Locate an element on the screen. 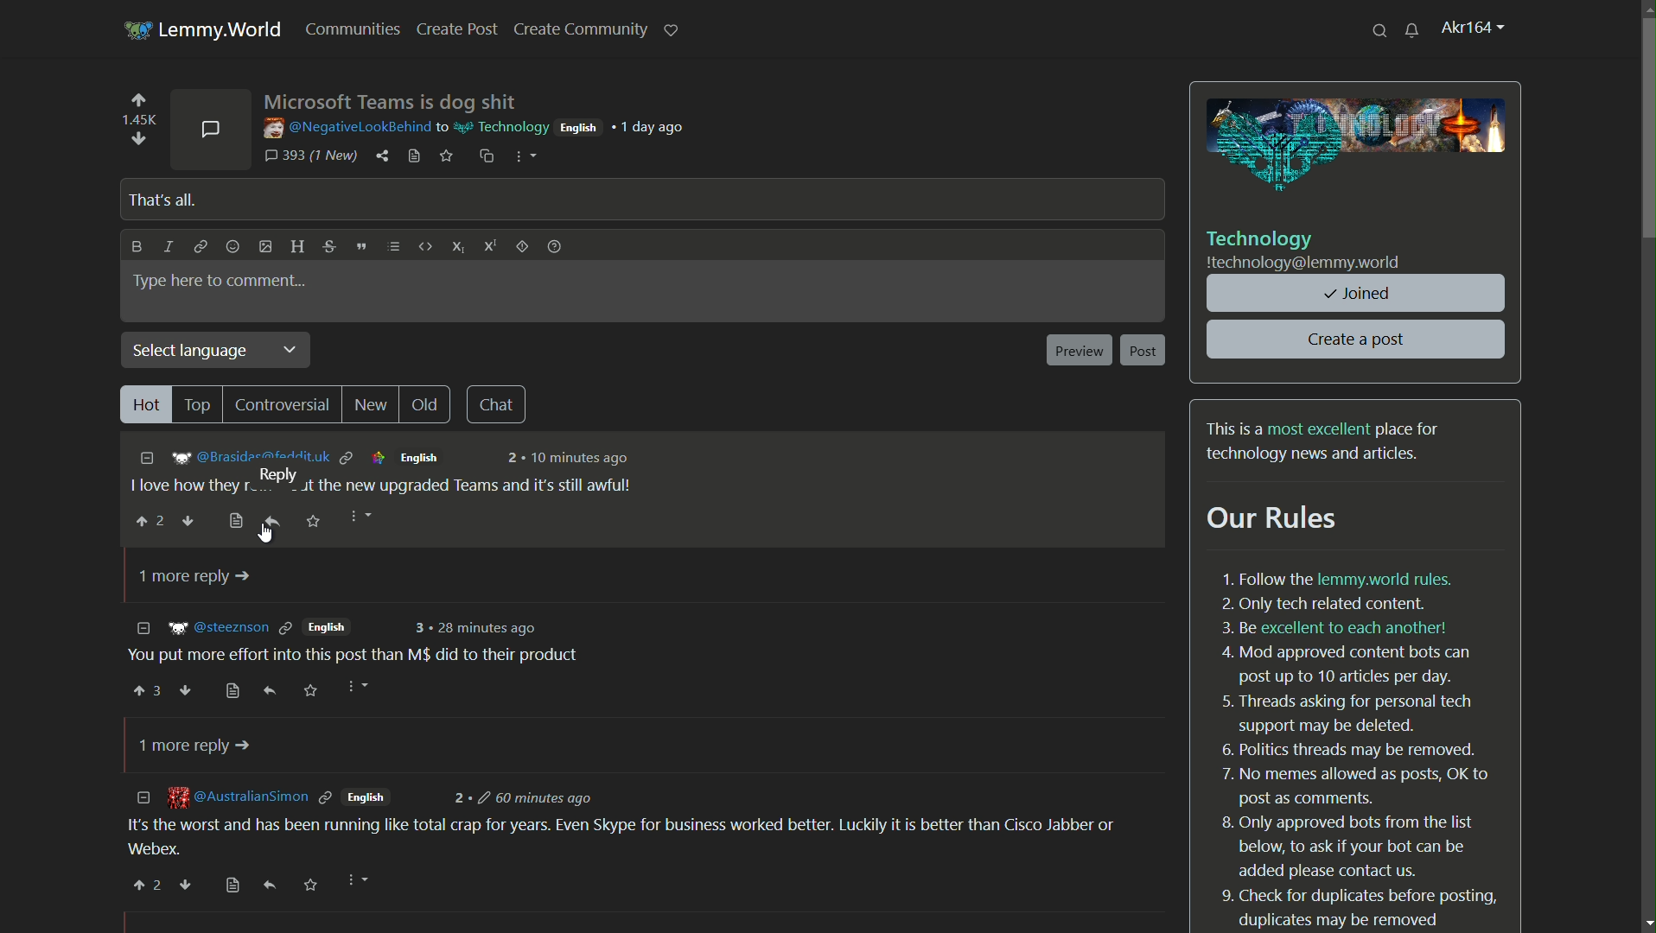 This screenshot has height=933, width=1656. more options is located at coordinates (354, 687).